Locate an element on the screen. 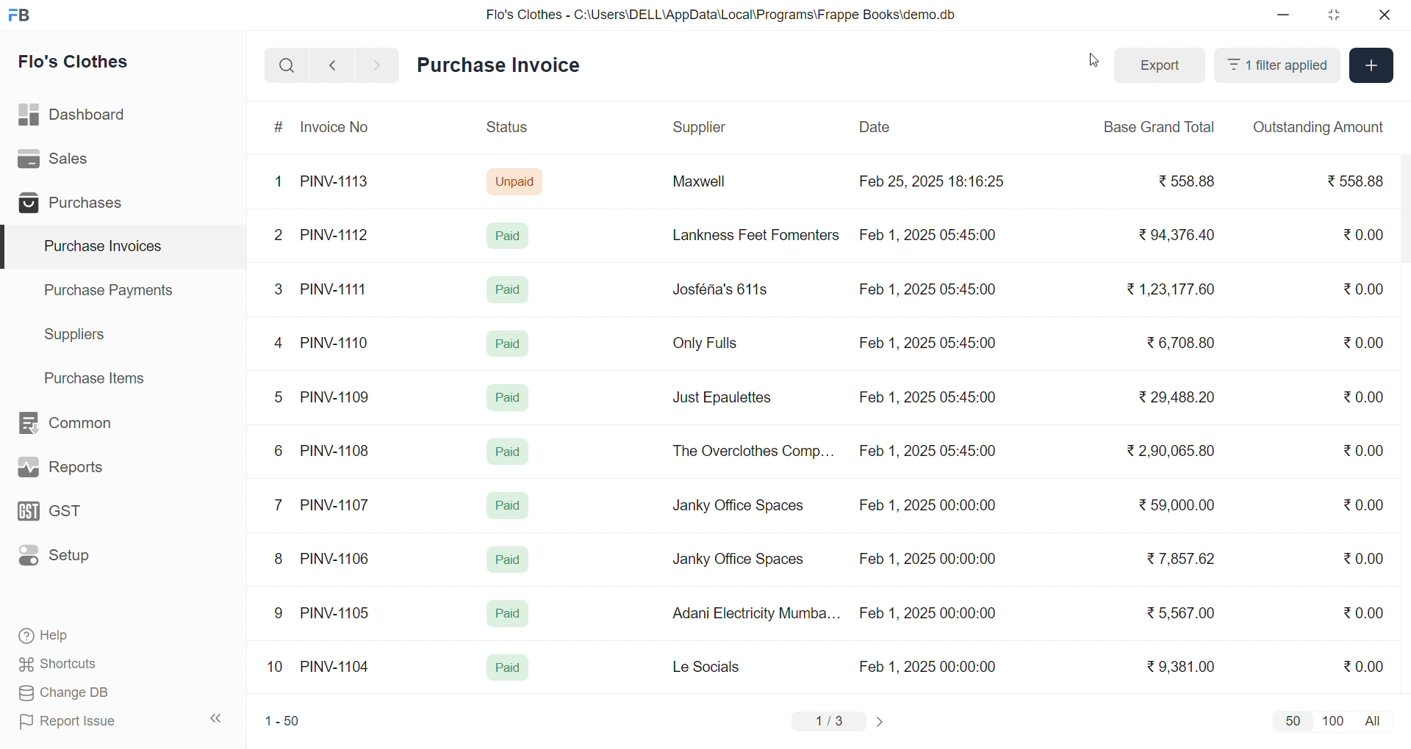  ₹6,708.80 is located at coordinates (1180, 340).